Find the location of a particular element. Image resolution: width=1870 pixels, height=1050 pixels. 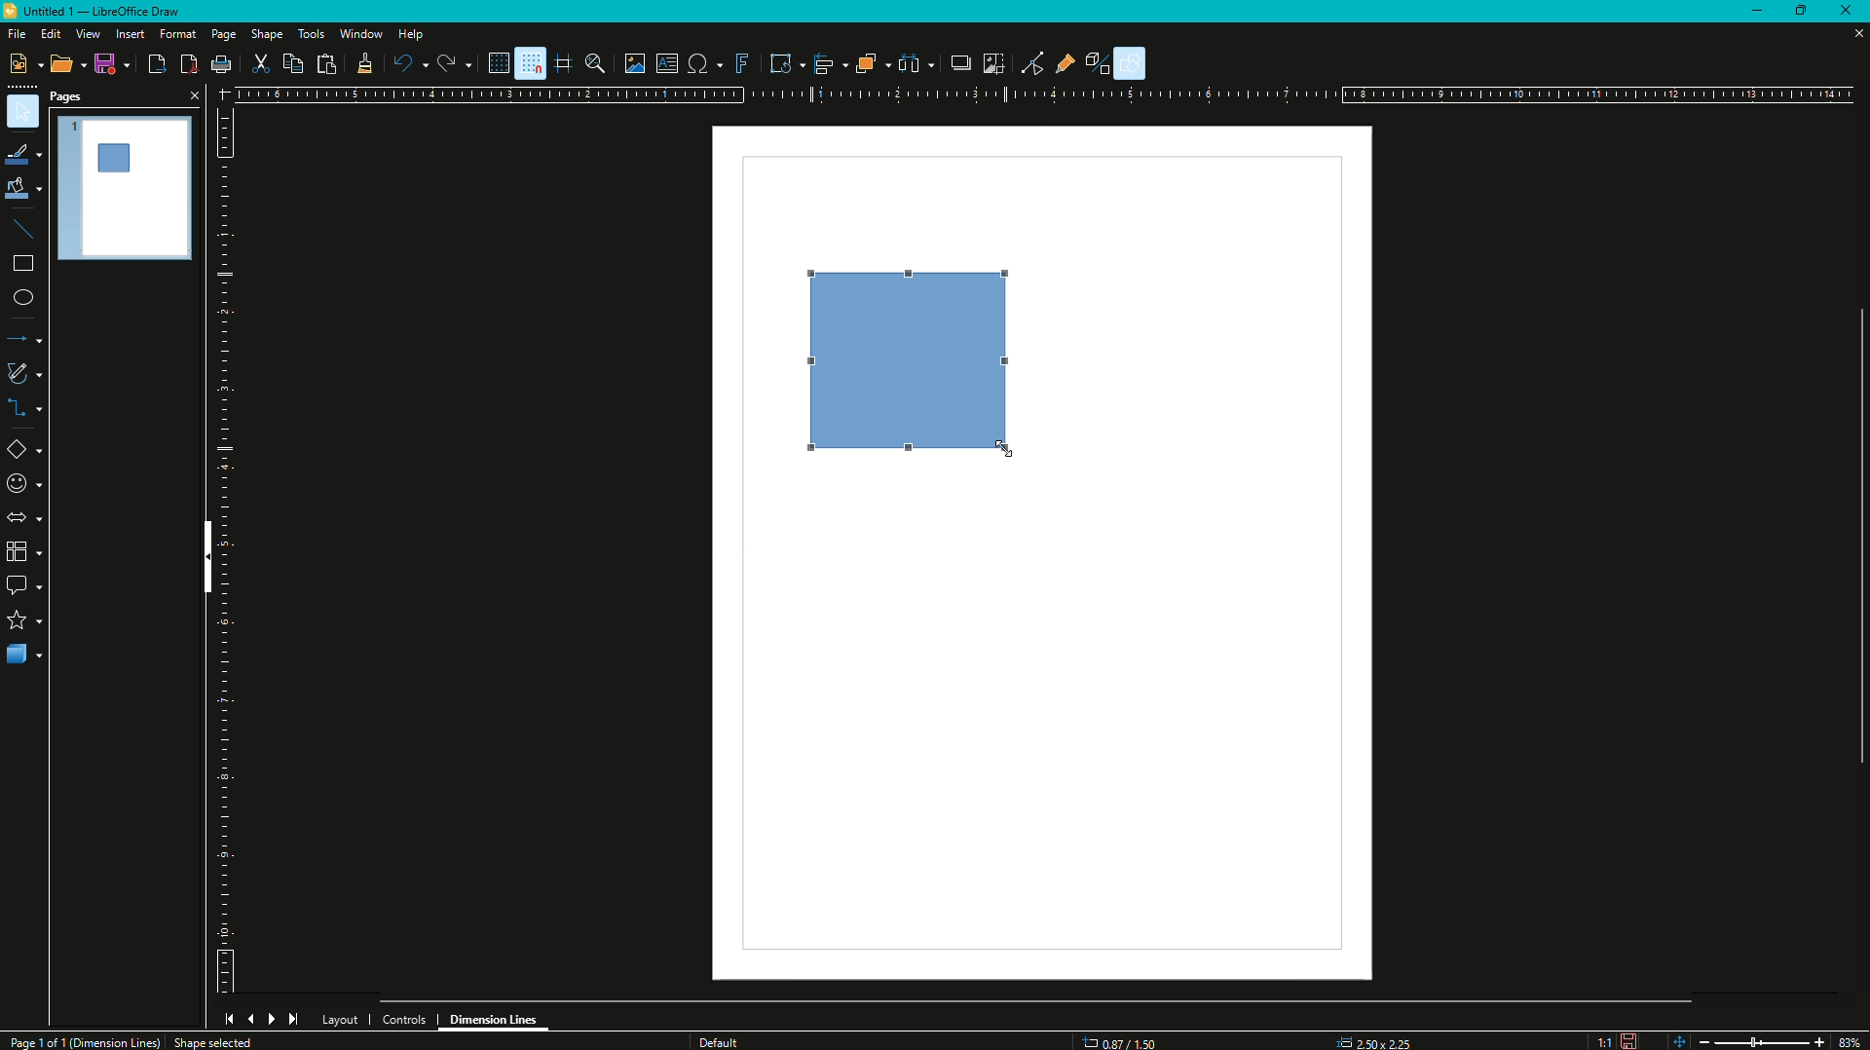

Align Objects is located at coordinates (826, 64).